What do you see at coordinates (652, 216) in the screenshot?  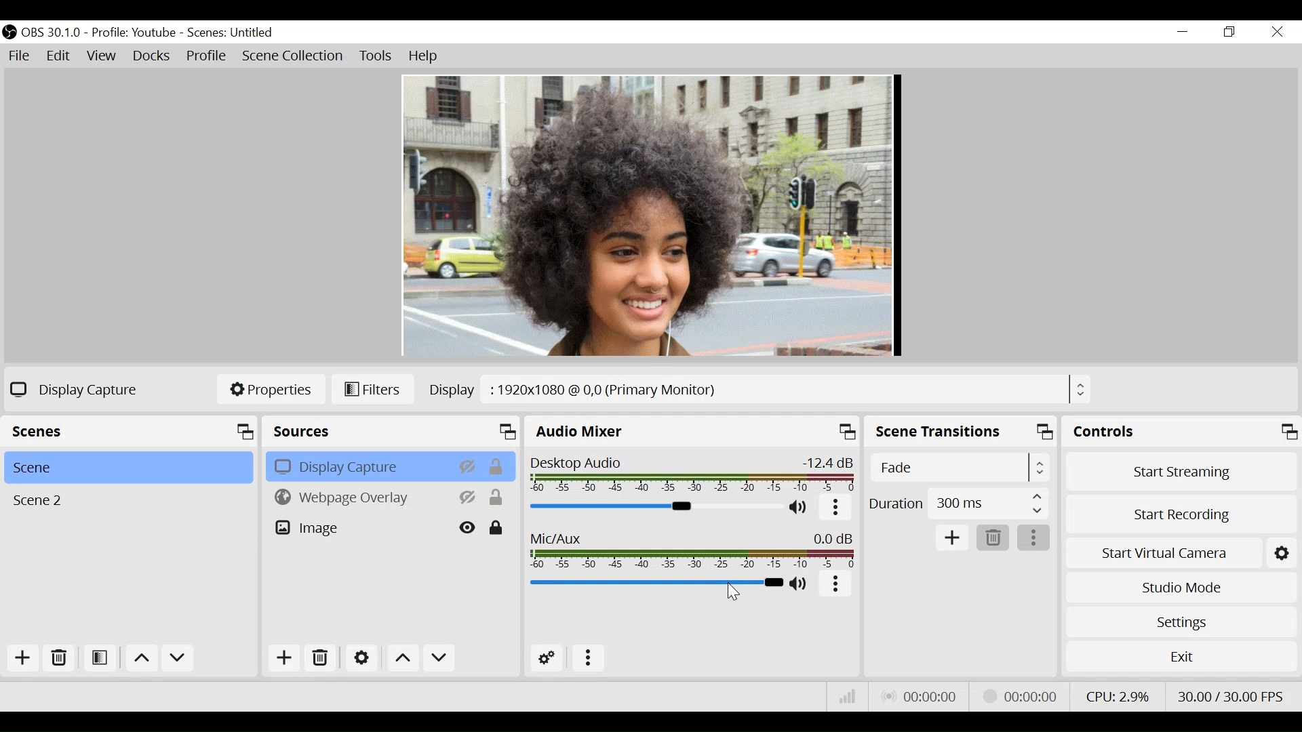 I see `Preview` at bounding box center [652, 216].